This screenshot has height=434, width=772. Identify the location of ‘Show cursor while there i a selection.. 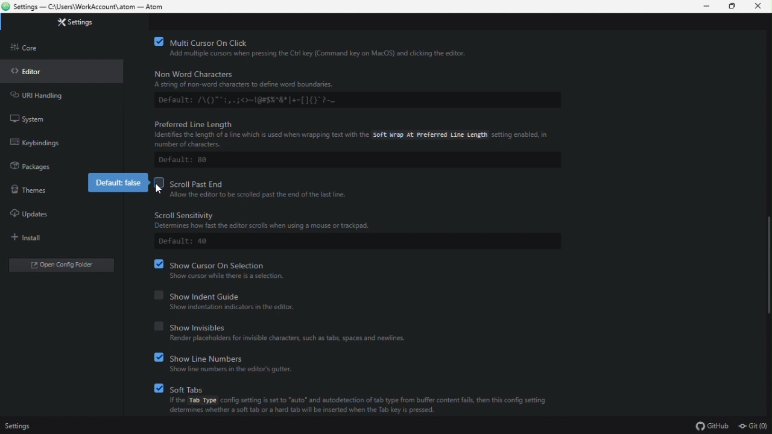
(230, 276).